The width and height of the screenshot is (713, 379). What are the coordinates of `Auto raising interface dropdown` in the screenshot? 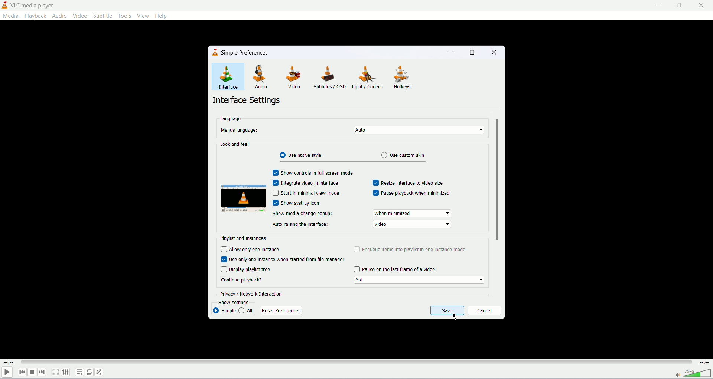 It's located at (412, 225).